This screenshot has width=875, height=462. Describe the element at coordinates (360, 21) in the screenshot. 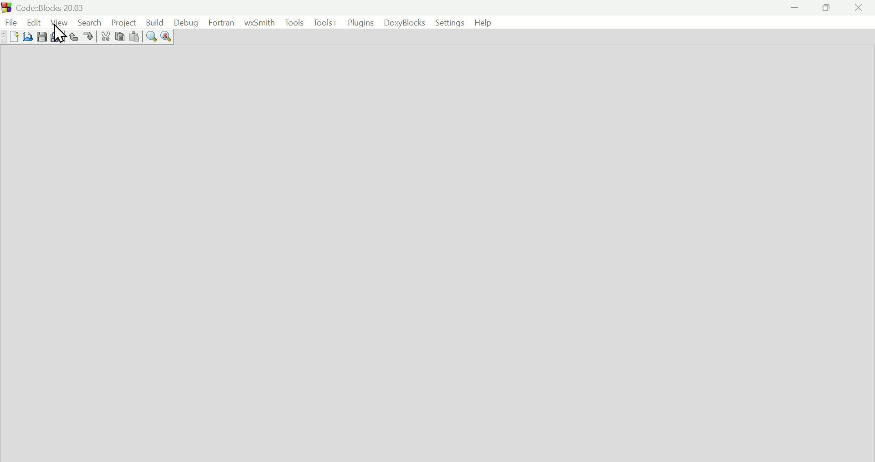

I see `Plugins` at that location.